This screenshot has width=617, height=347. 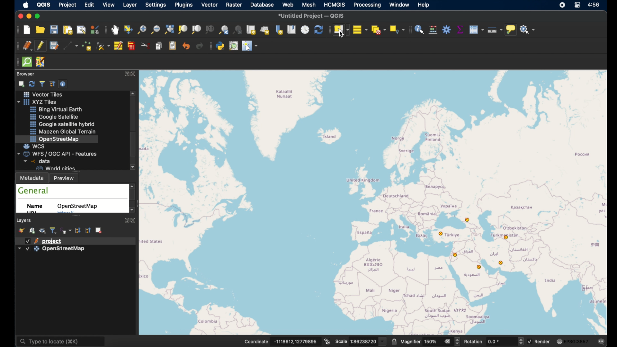 I want to click on metadata, so click(x=32, y=177).